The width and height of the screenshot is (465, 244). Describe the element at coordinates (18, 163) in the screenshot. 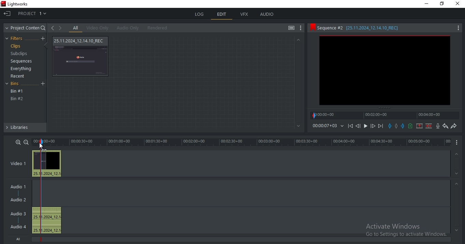

I see `video 1` at that location.